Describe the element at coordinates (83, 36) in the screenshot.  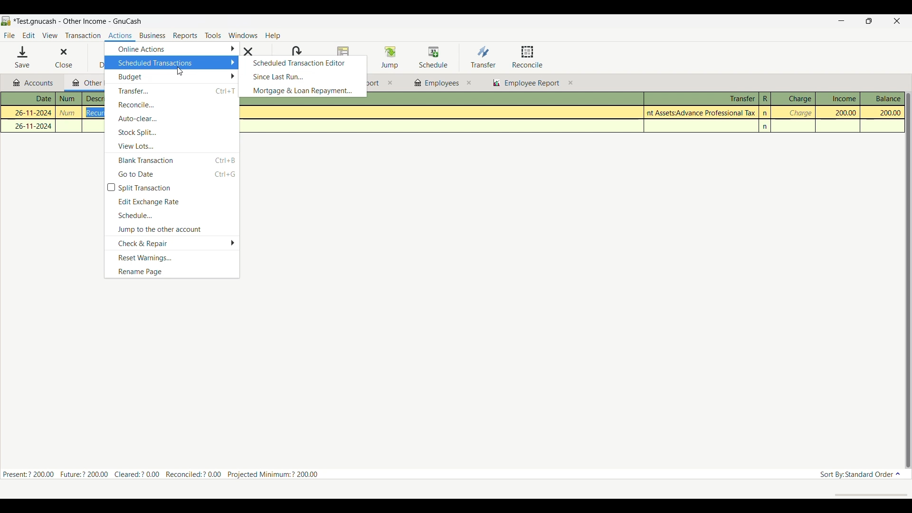
I see `Transaction menu` at that location.